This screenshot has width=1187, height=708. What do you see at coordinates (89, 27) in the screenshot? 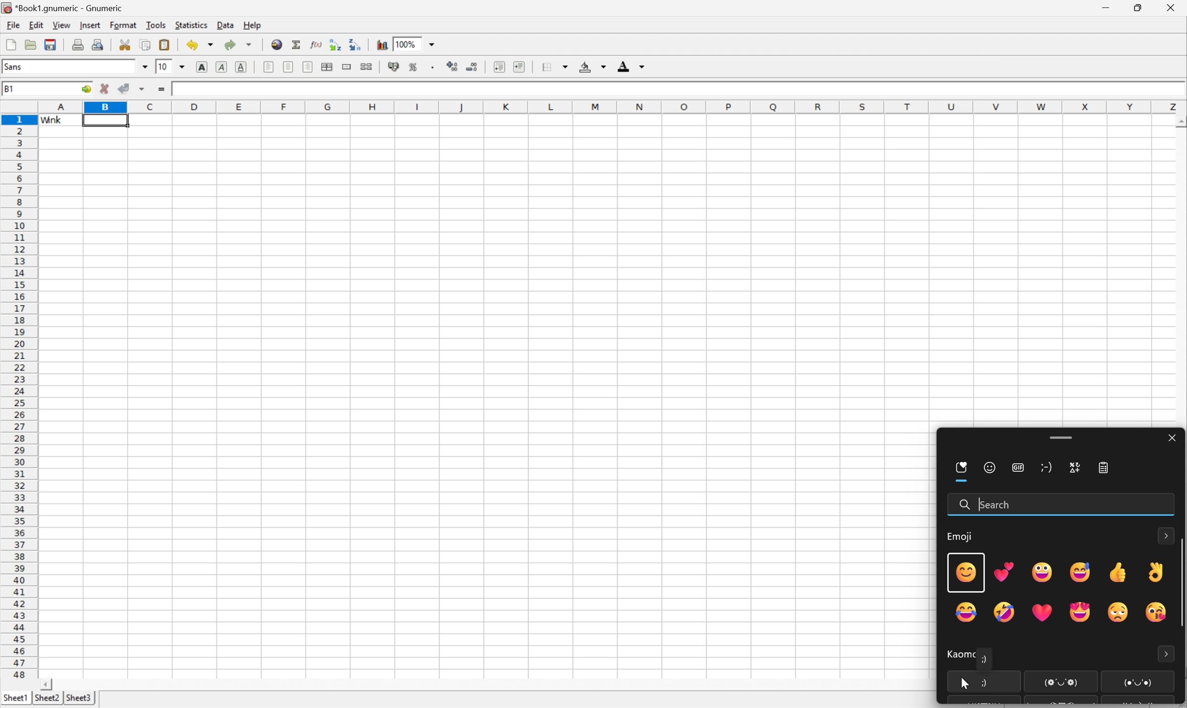
I see `insert` at bounding box center [89, 27].